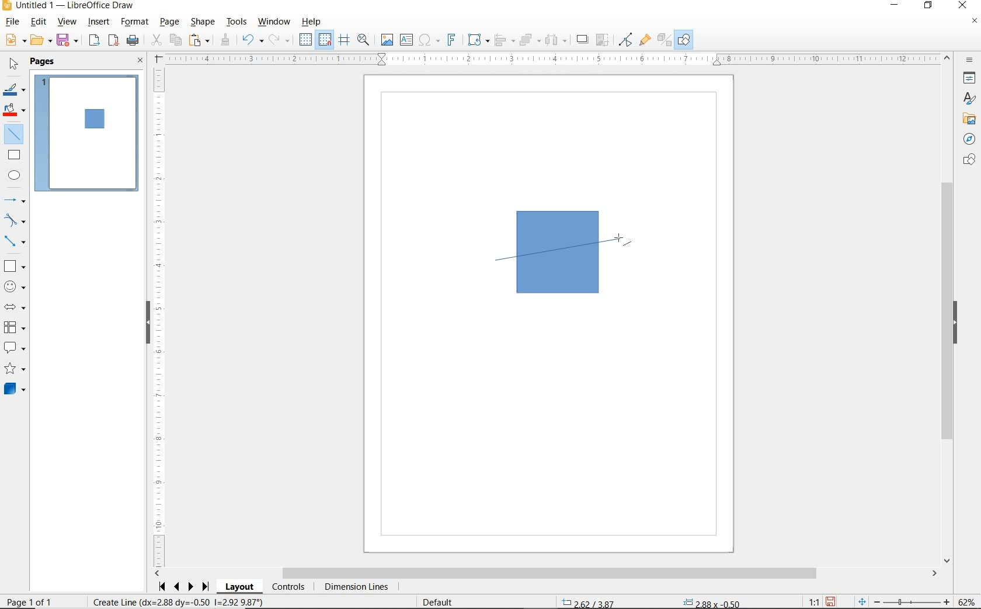  Describe the element at coordinates (15, 40) in the screenshot. I see `NEW` at that location.